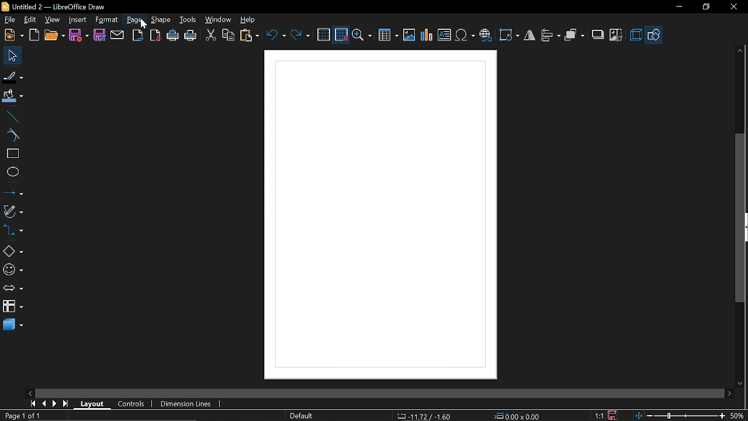 The height and width of the screenshot is (421, 748). What do you see at coordinates (13, 325) in the screenshot?
I see `3d shapes` at bounding box center [13, 325].